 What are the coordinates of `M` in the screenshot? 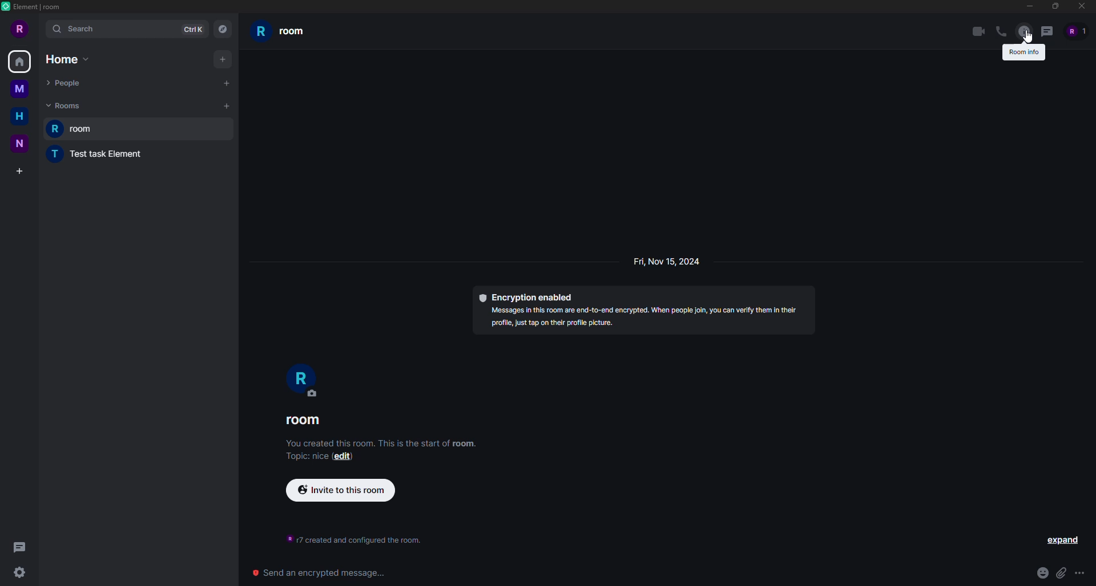 It's located at (21, 91).